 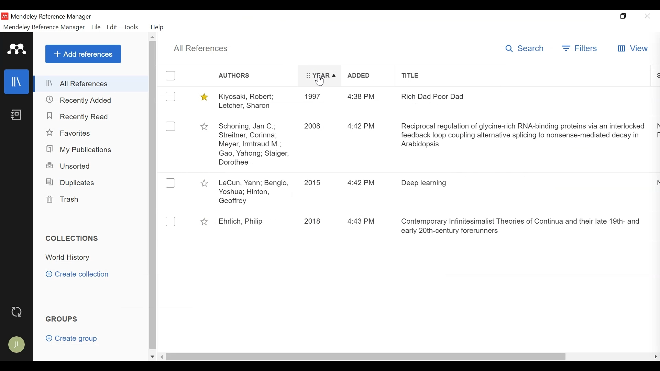 I want to click on Authors, so click(x=257, y=76).